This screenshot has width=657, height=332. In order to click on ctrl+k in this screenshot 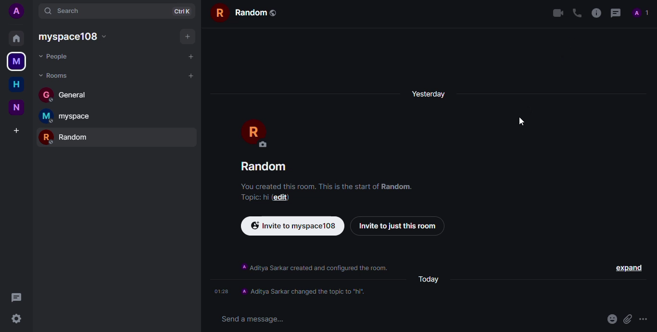, I will do `click(181, 10)`.